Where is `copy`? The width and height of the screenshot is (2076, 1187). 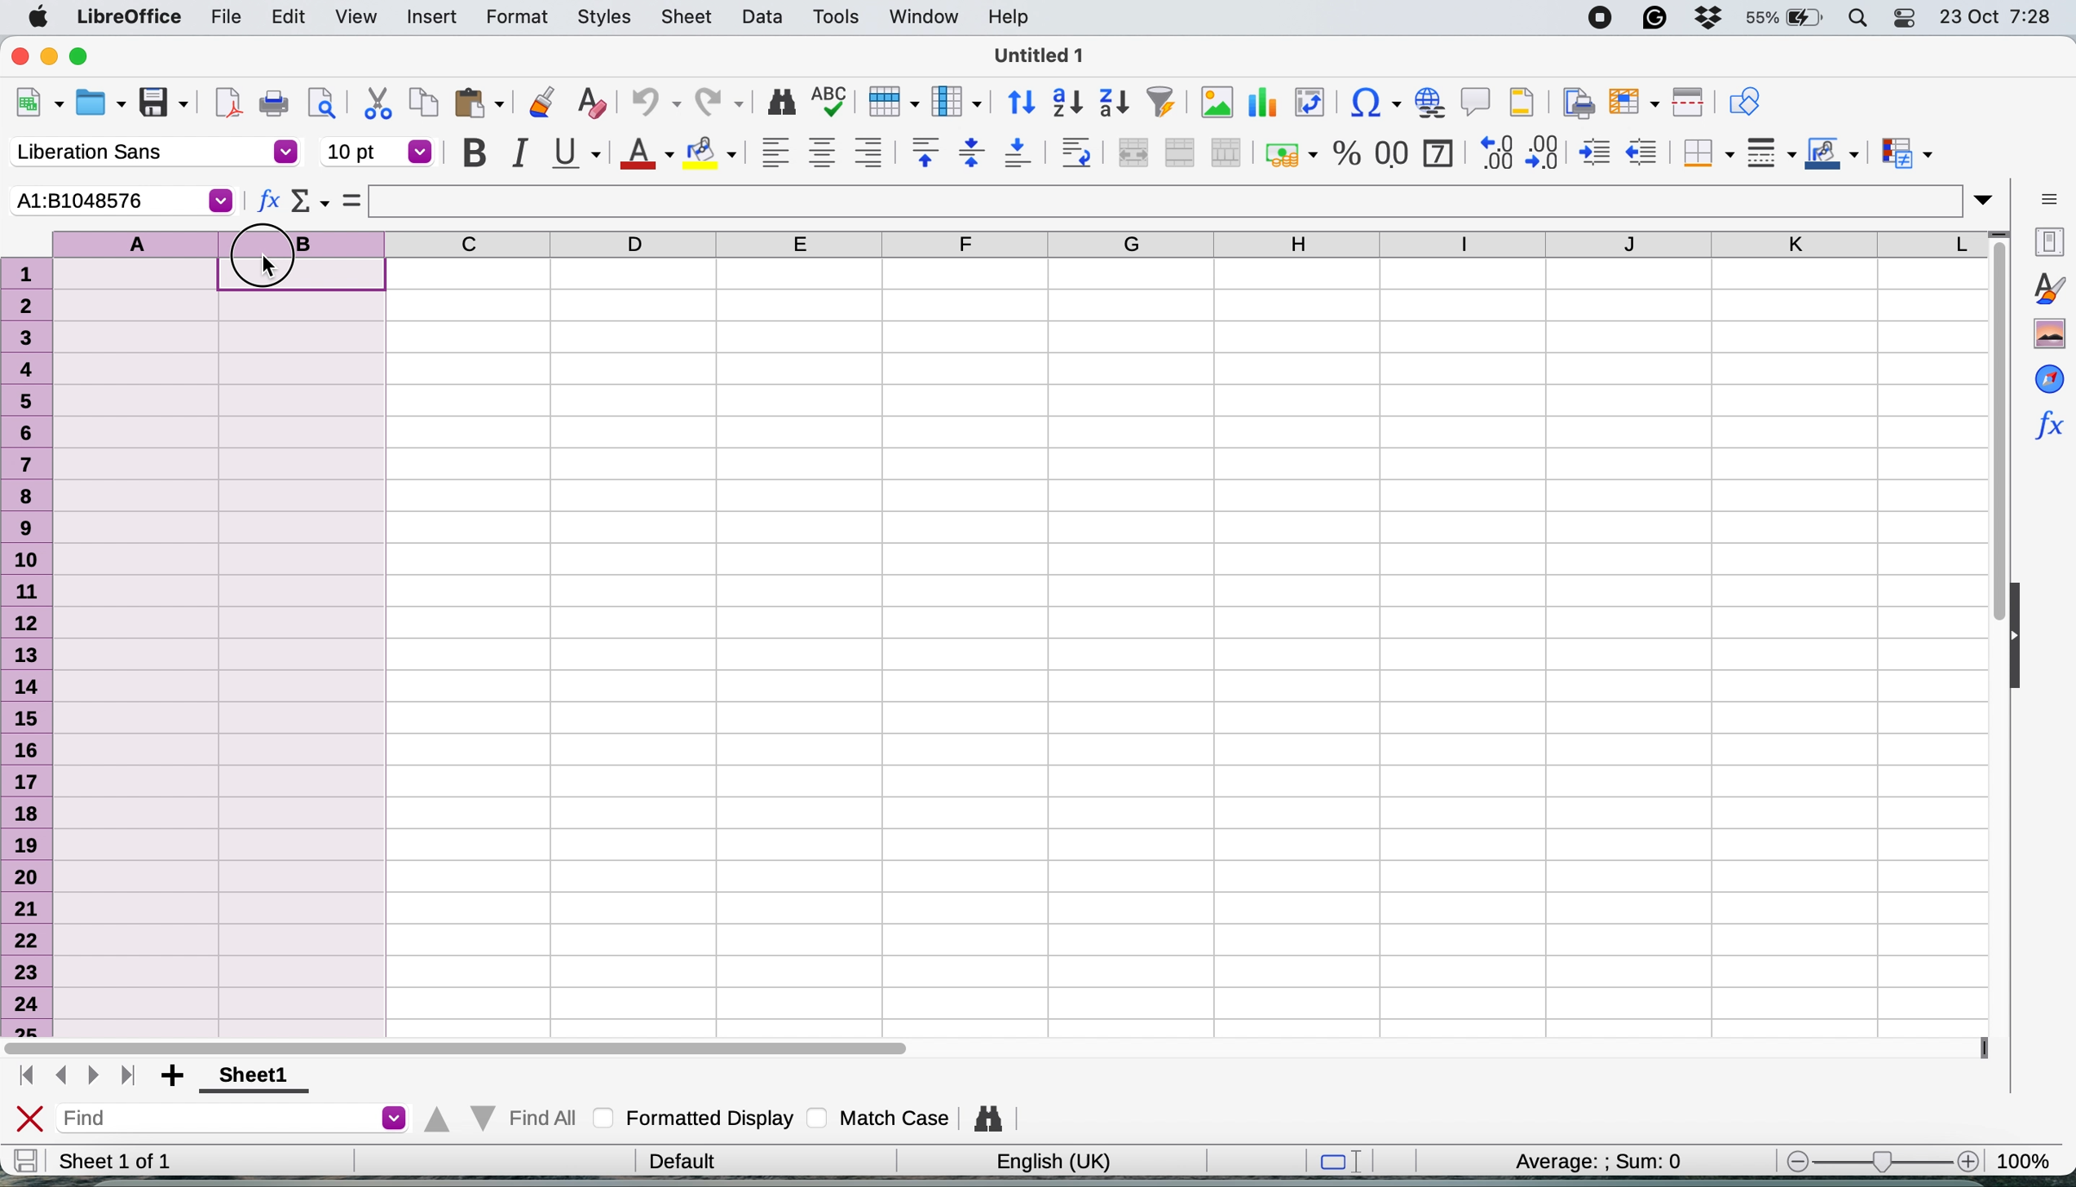 copy is located at coordinates (424, 106).